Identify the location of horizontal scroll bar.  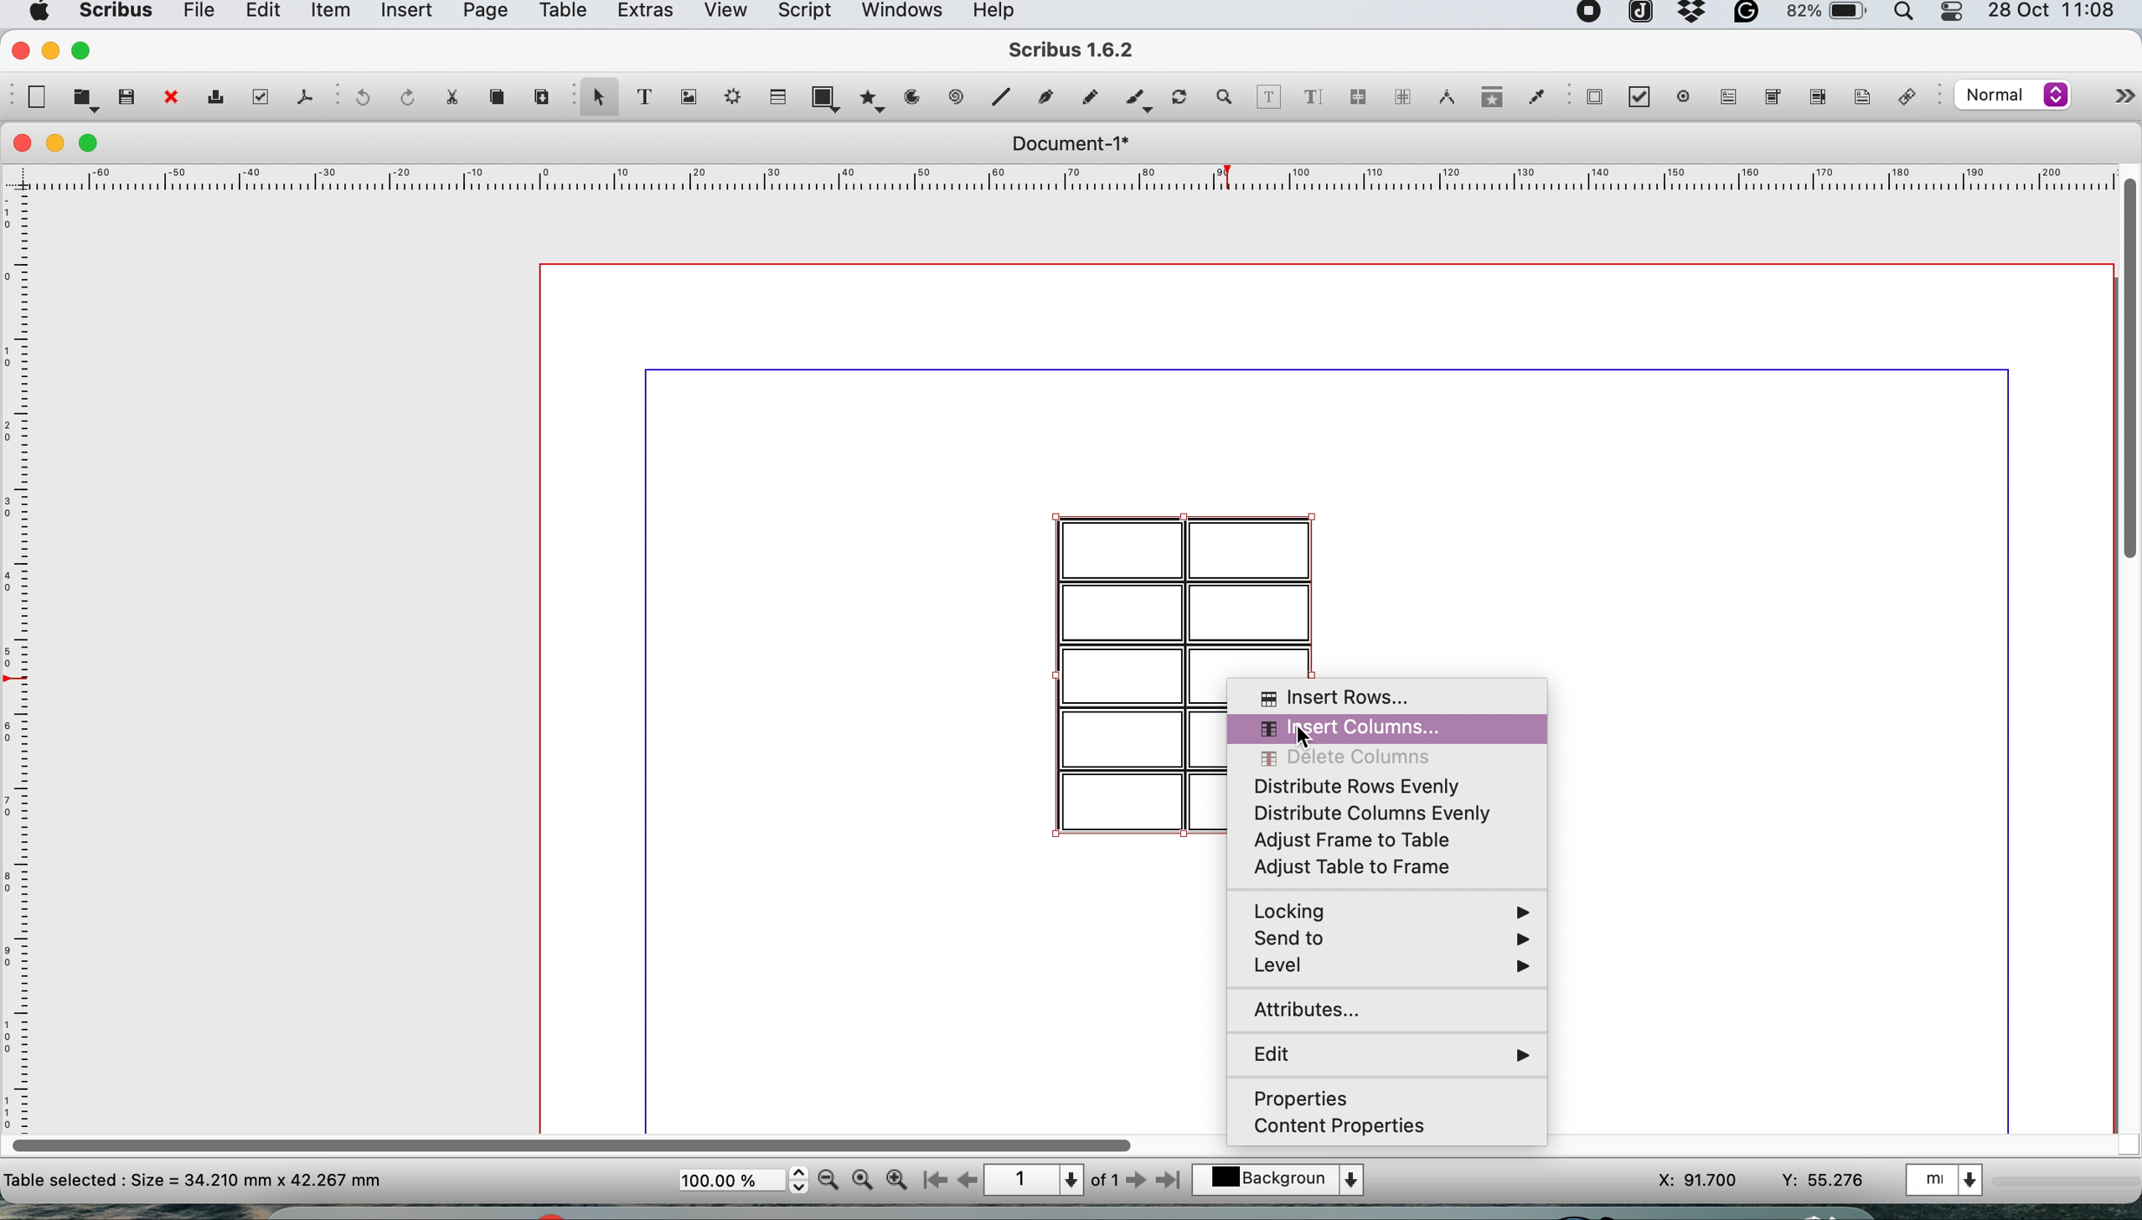
(577, 1140).